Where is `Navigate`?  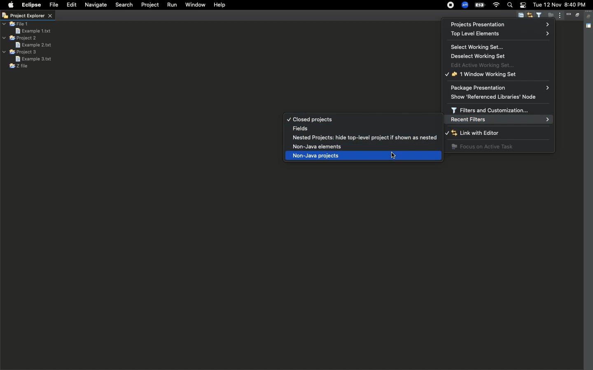 Navigate is located at coordinates (96, 5).